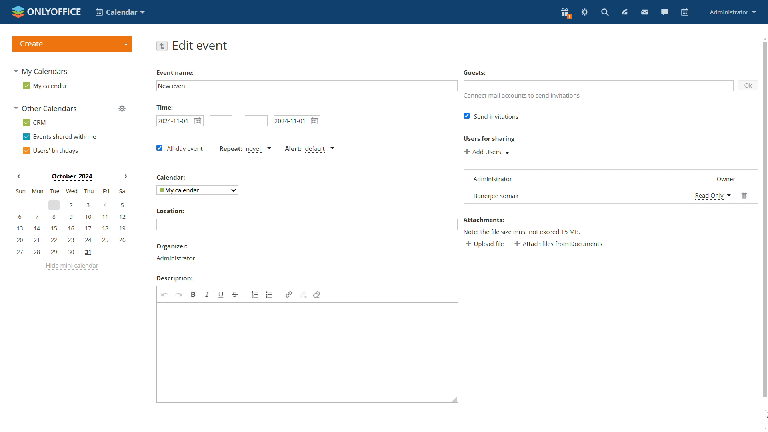 Image resolution: width=768 pixels, height=432 pixels. What do you see at coordinates (606, 177) in the screenshot?
I see `list of guests` at bounding box center [606, 177].